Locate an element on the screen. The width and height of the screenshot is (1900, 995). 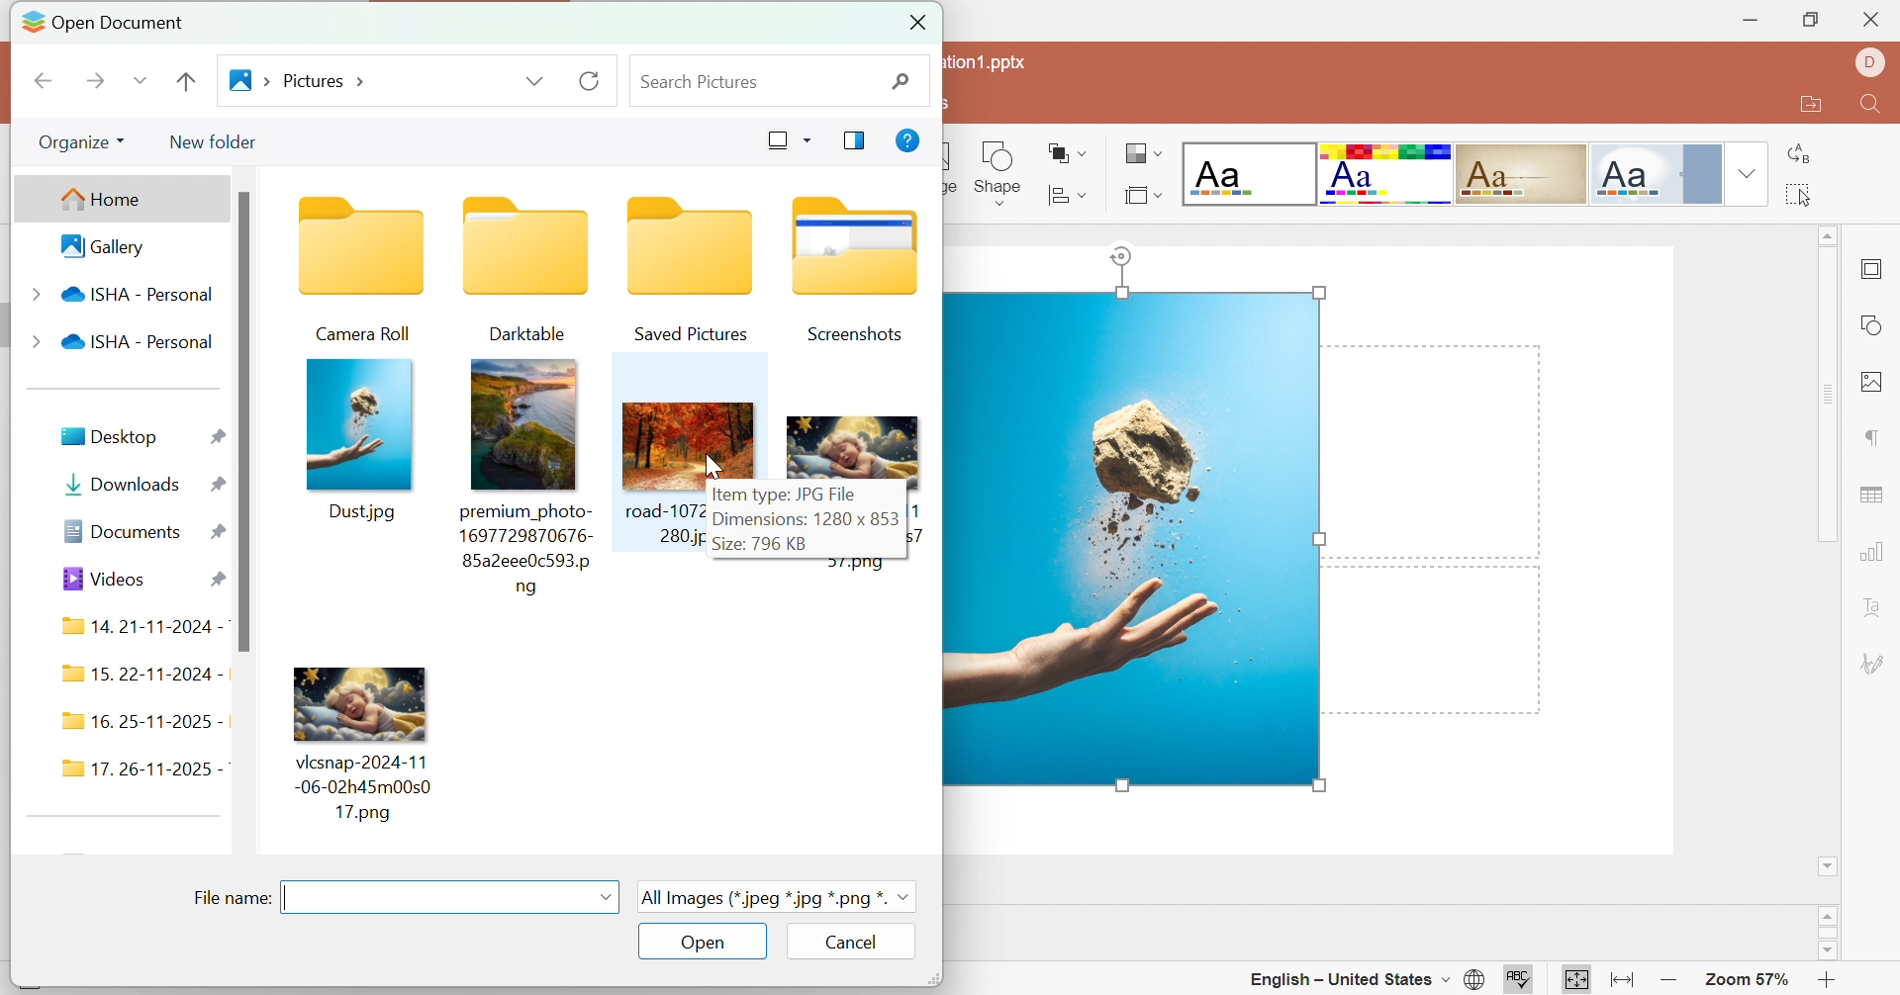
Pinned is located at coordinates (218, 484).